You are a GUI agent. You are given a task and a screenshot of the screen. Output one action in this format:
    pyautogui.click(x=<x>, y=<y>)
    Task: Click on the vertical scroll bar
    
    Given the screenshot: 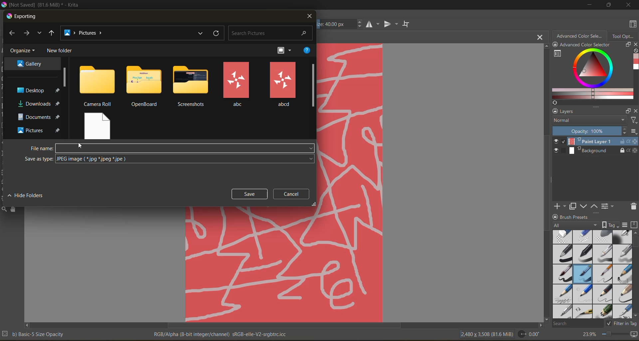 What is the action you would take?
    pyautogui.click(x=66, y=77)
    